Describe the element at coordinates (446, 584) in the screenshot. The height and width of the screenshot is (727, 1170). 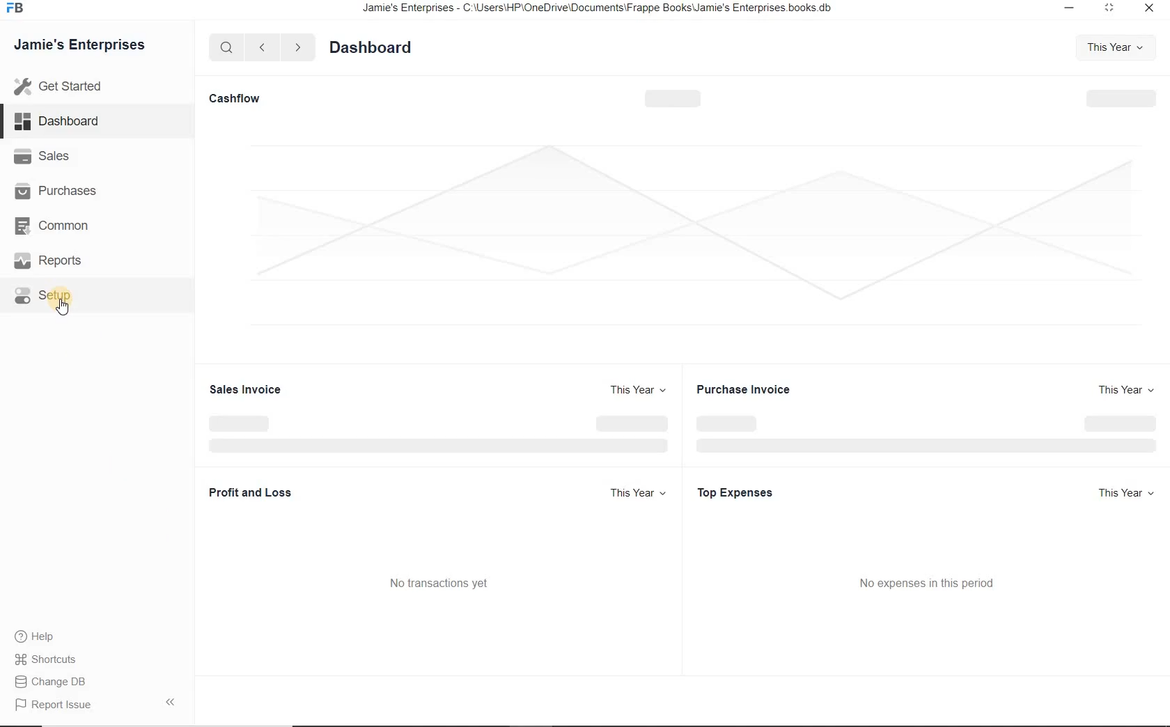
I see `No transactions yet` at that location.